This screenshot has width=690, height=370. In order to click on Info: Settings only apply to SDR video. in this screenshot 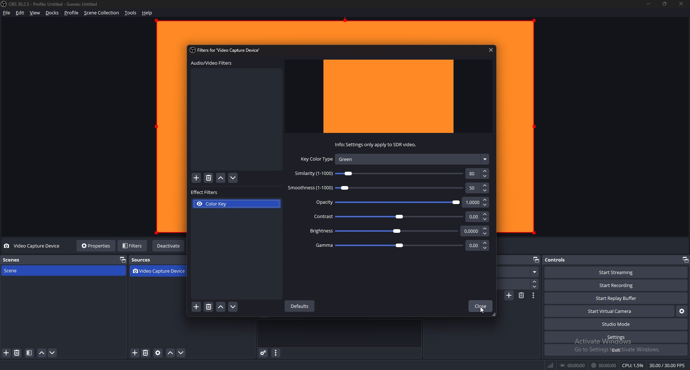, I will do `click(374, 145)`.